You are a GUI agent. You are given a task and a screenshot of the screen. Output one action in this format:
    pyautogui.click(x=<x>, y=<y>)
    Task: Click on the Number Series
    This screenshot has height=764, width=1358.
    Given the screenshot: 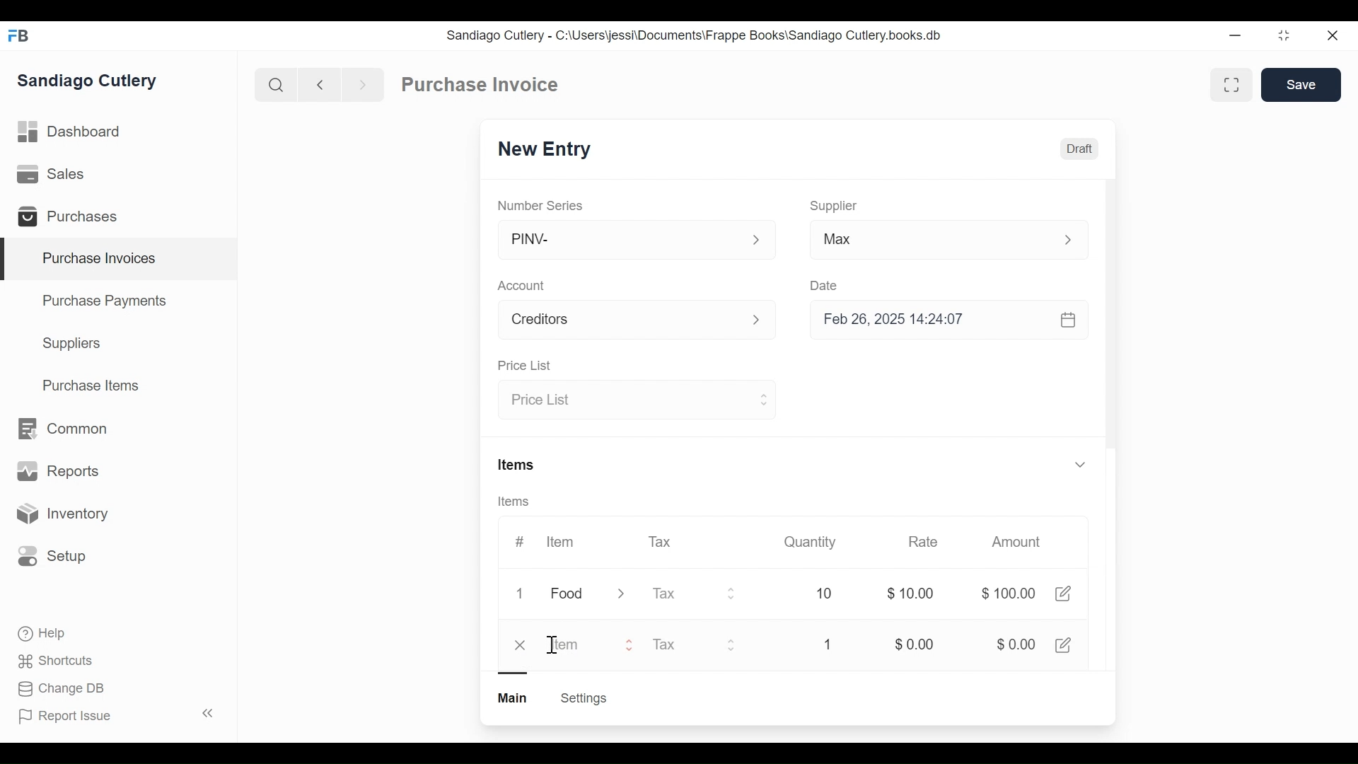 What is the action you would take?
    pyautogui.click(x=542, y=205)
    